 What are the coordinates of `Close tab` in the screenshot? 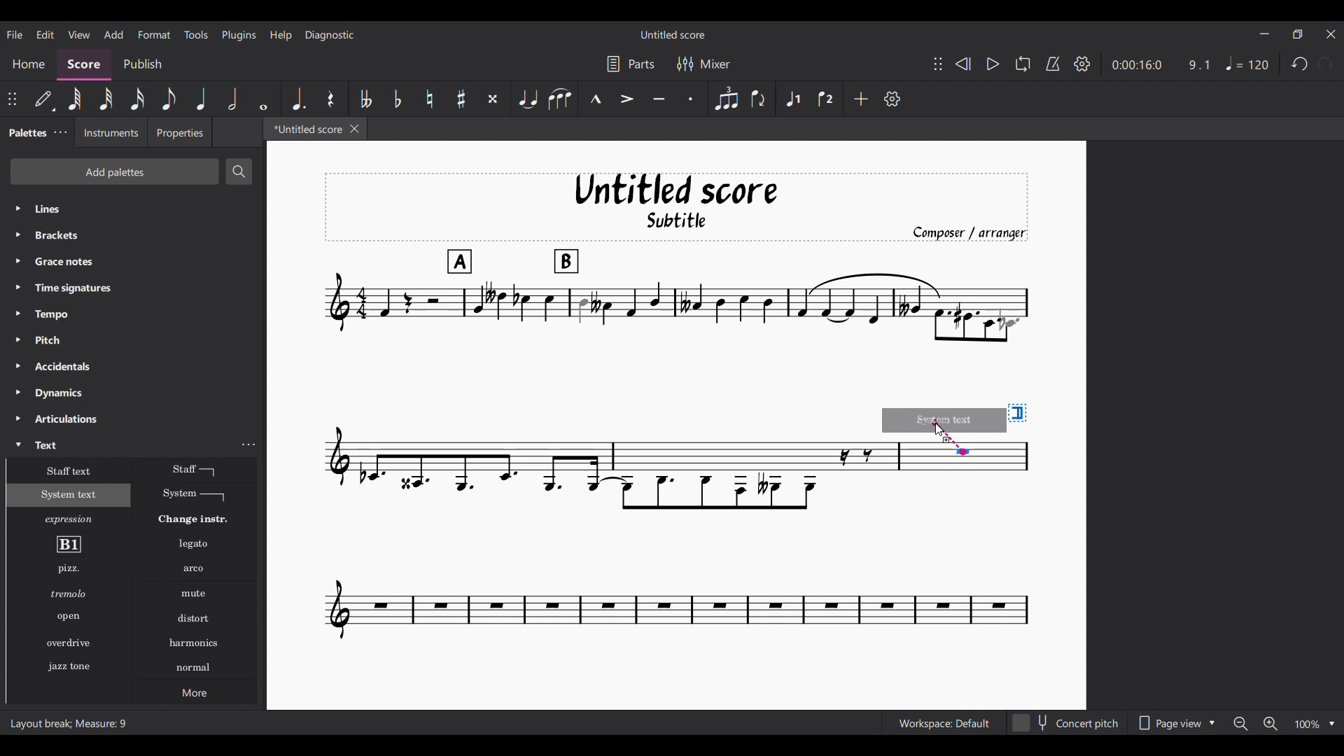 It's located at (354, 129).